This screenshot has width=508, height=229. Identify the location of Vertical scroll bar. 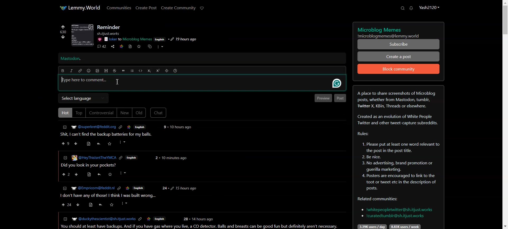
(505, 114).